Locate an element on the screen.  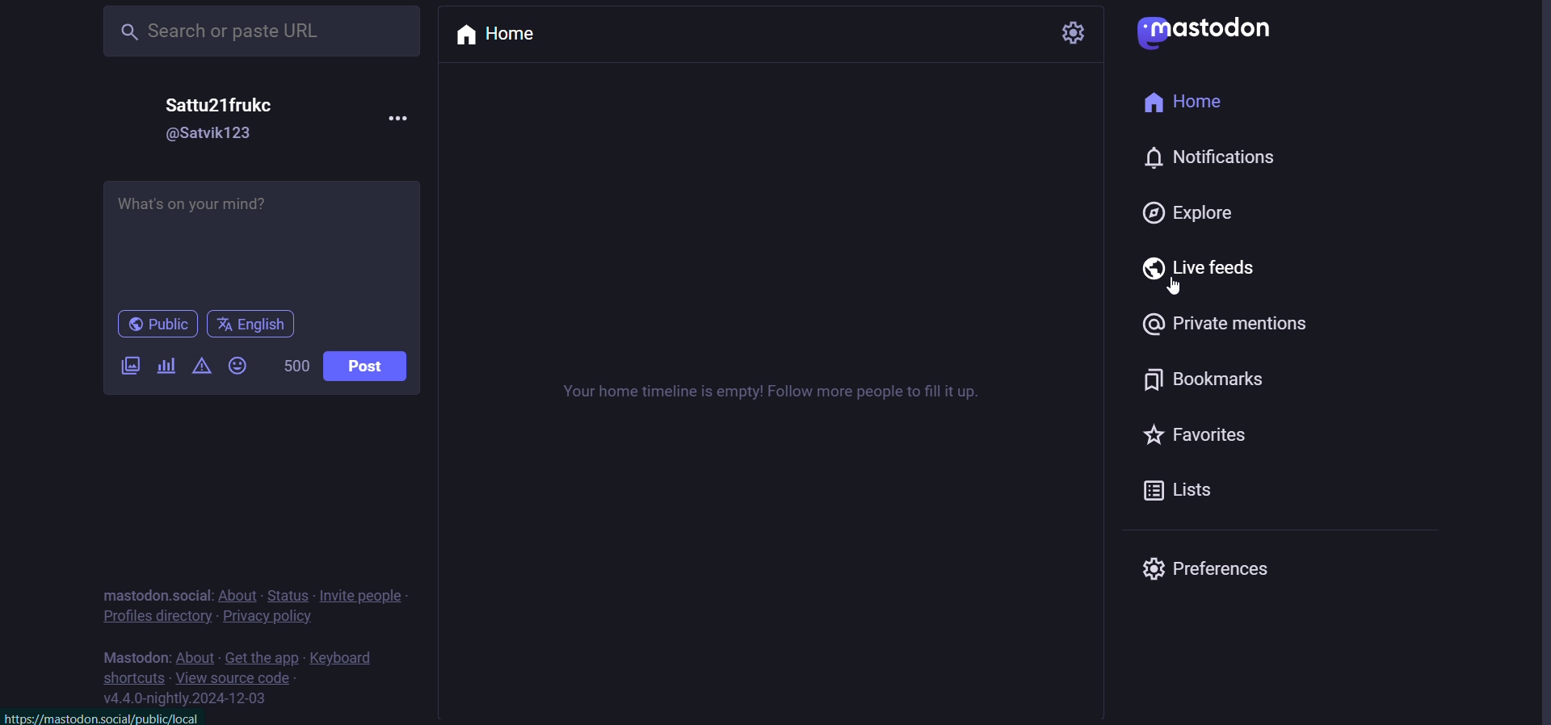
home is located at coordinates (1184, 103).